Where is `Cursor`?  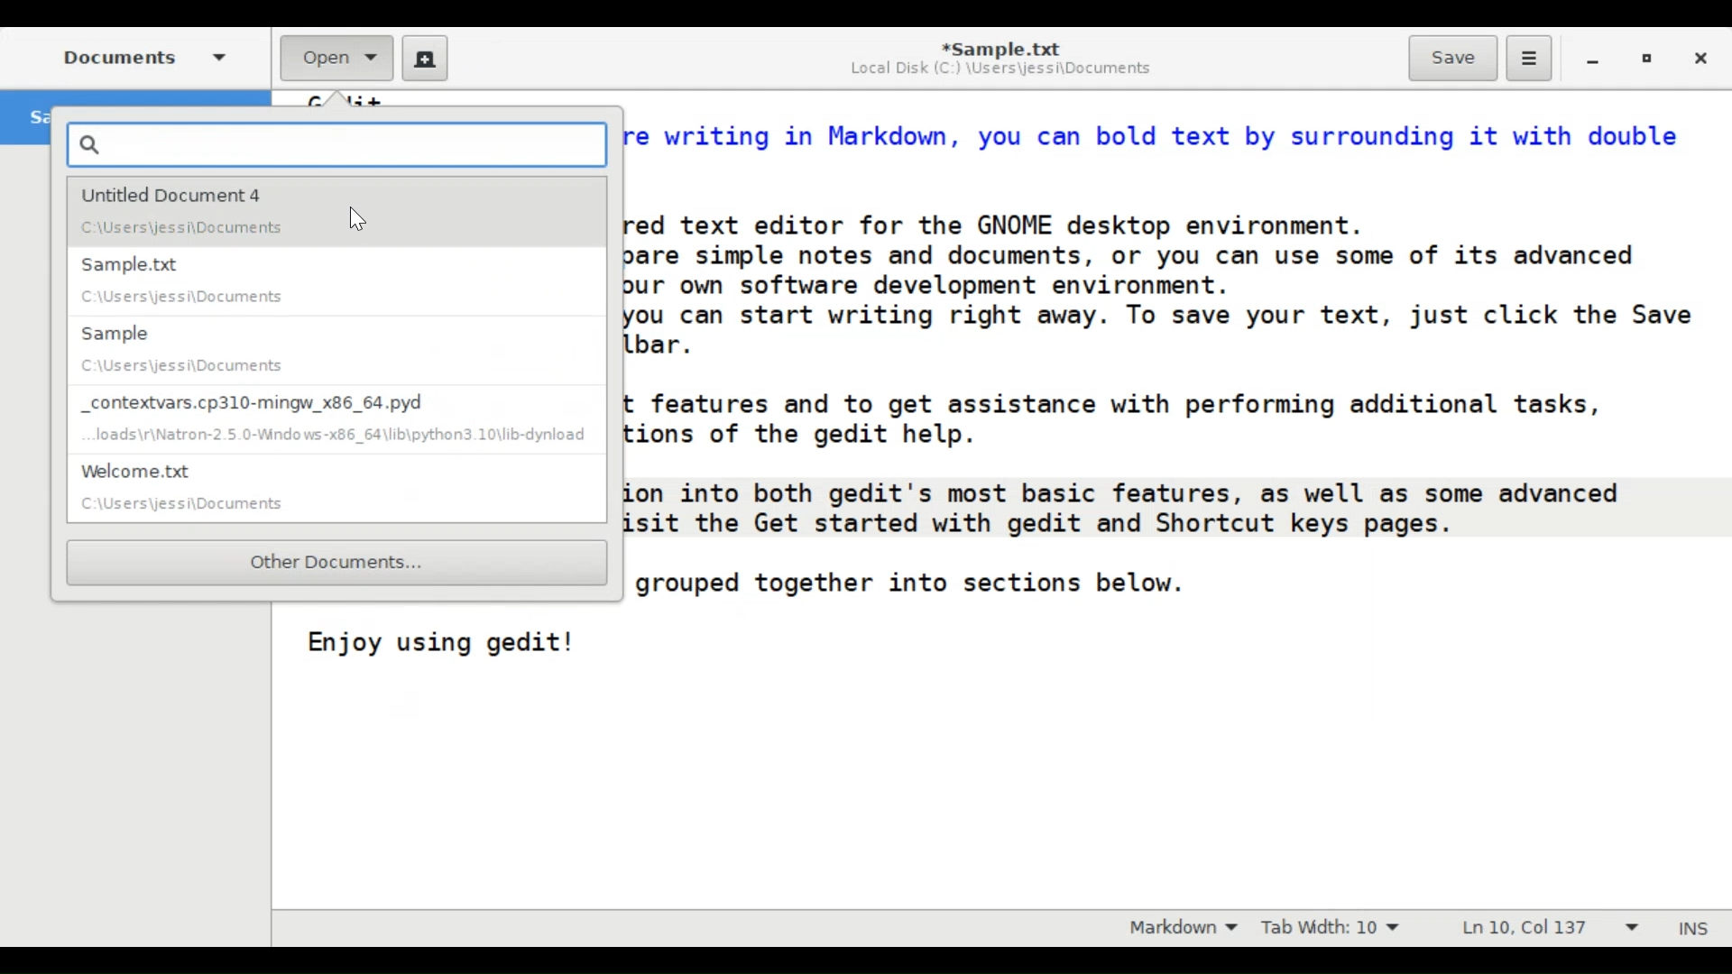 Cursor is located at coordinates (359, 218).